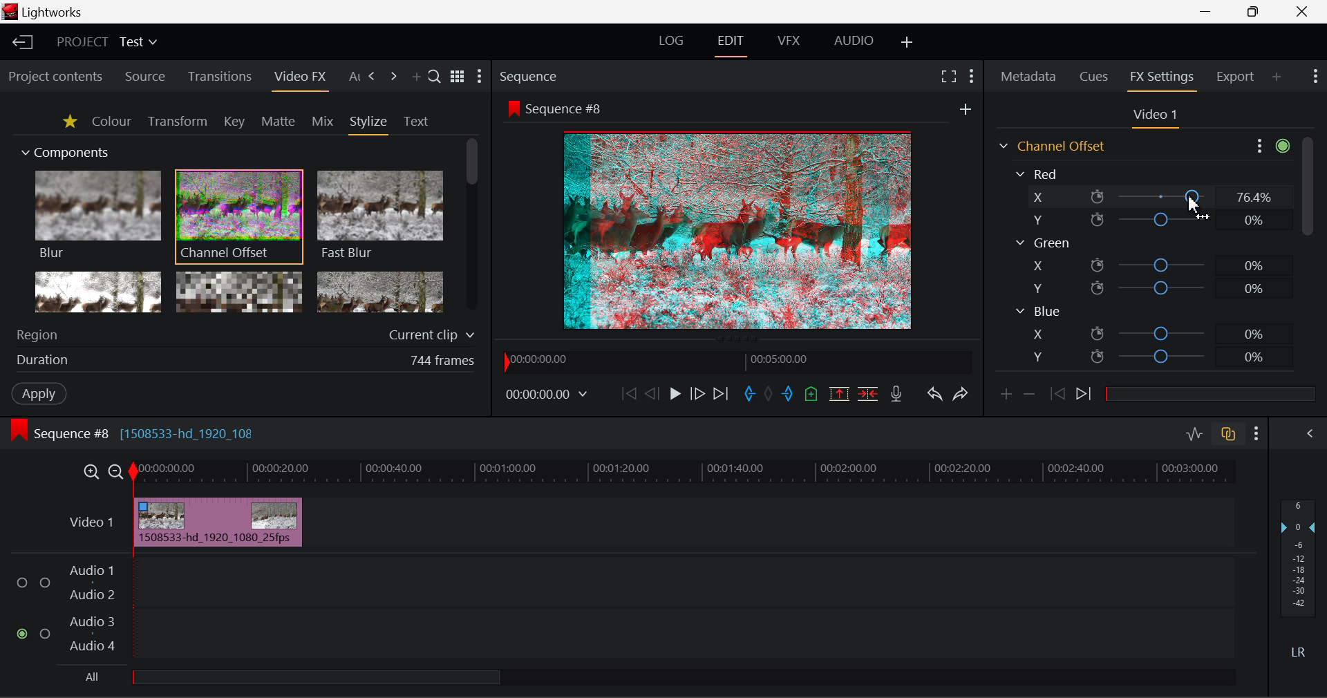 The width and height of the screenshot is (1327, 698). I want to click on Cues, so click(1093, 76).